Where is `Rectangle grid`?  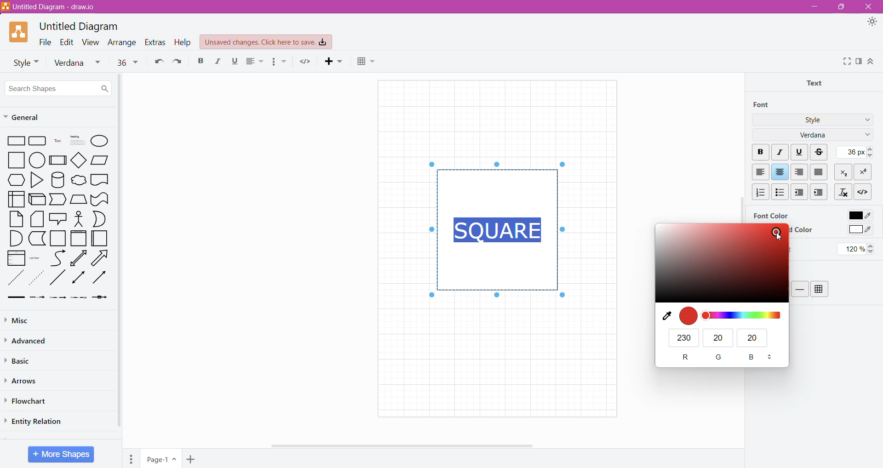 Rectangle grid is located at coordinates (39, 140).